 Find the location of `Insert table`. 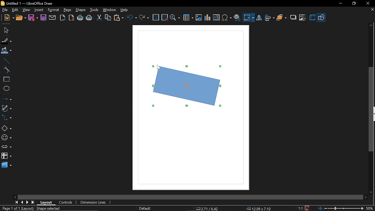

Insert table is located at coordinates (188, 18).